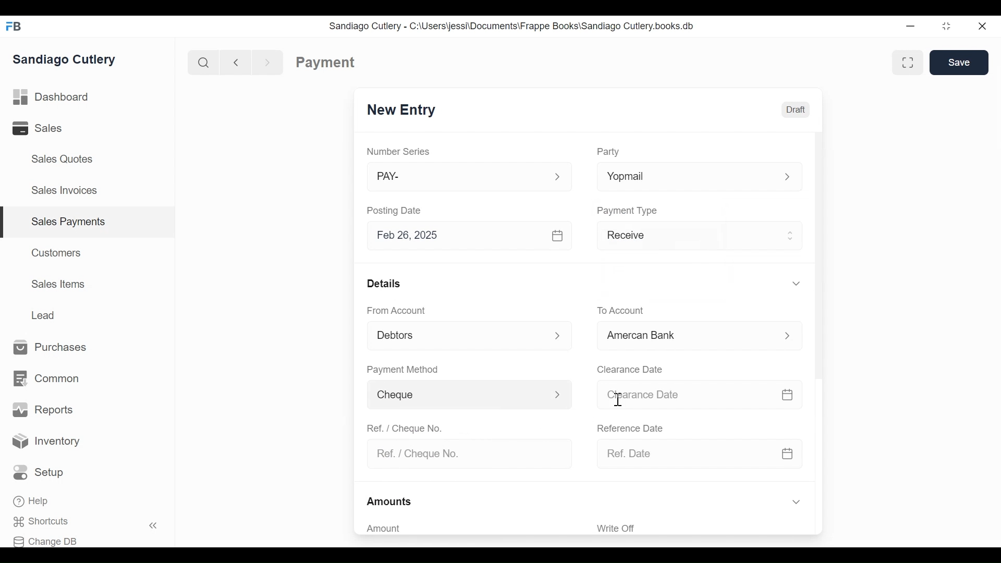 This screenshot has width=1001, height=563. What do you see at coordinates (64, 191) in the screenshot?
I see `Sales Invoices` at bounding box center [64, 191].